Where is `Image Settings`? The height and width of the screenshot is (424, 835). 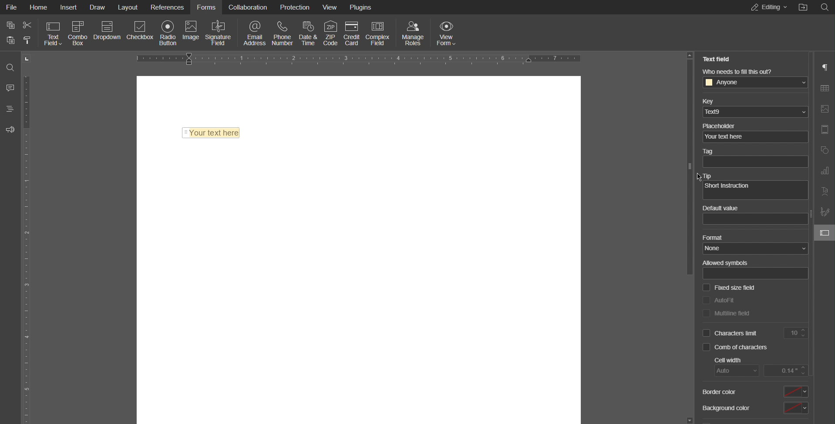 Image Settings is located at coordinates (823, 108).